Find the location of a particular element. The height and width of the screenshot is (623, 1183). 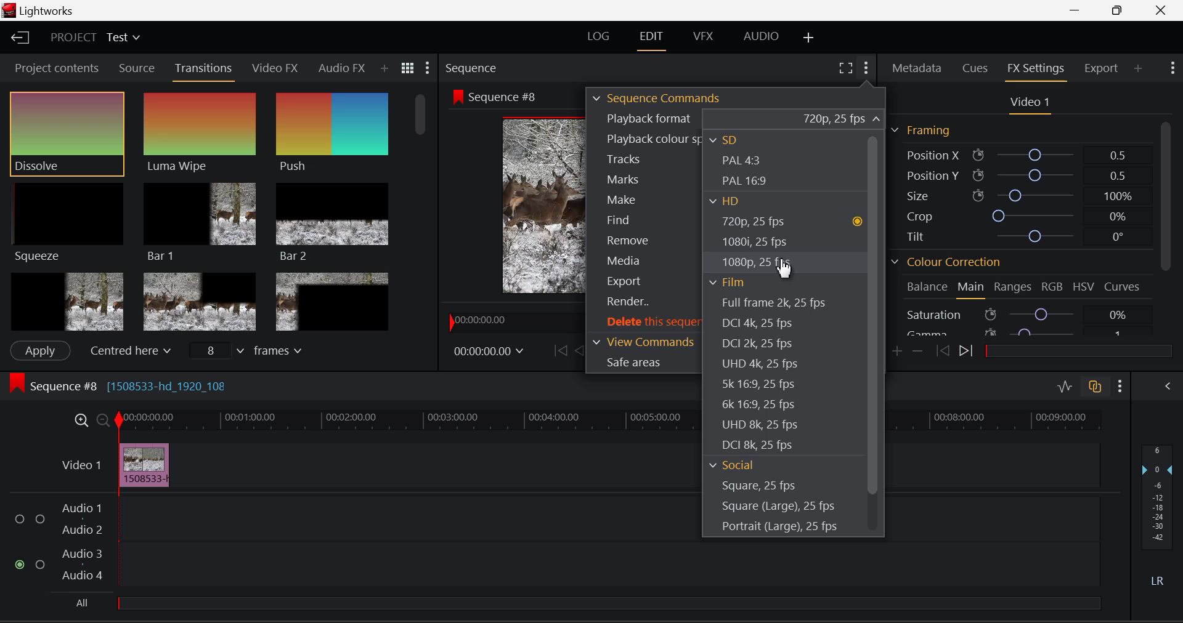

Box 3 is located at coordinates (331, 302).